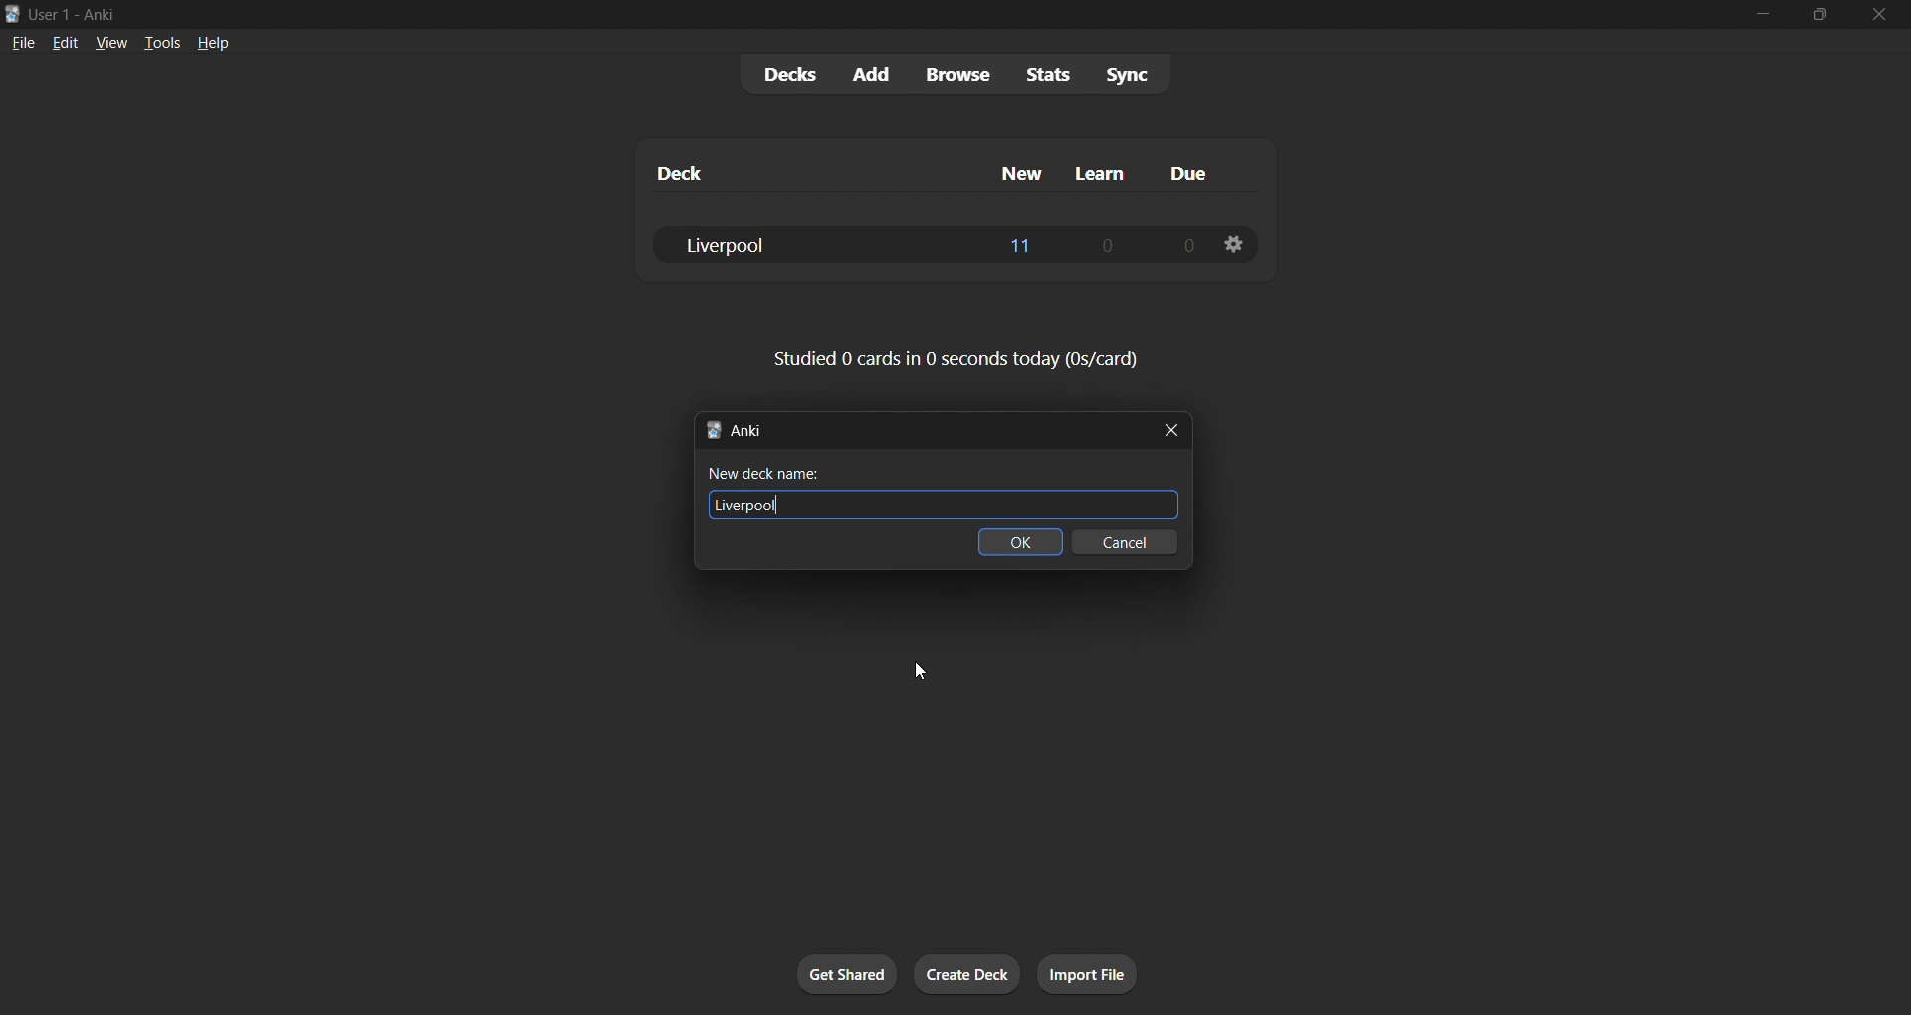 This screenshot has width=1911, height=1015. Describe the element at coordinates (1103, 172) in the screenshot. I see `learn column` at that location.